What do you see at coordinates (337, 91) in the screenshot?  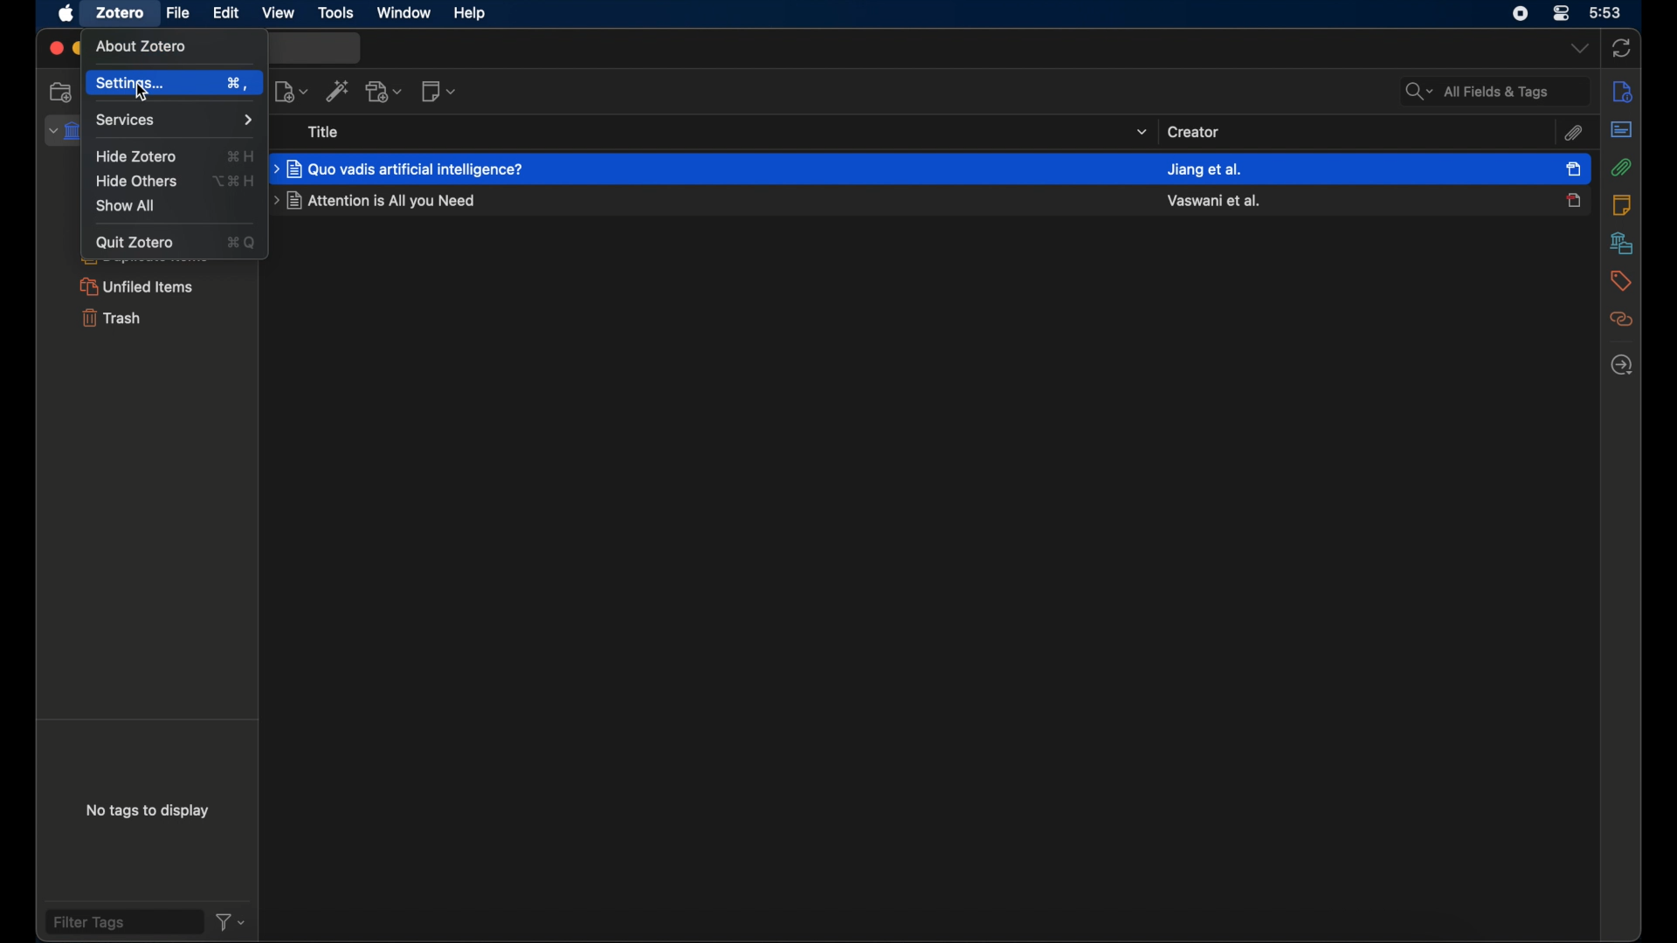 I see `add items by identifier` at bounding box center [337, 91].